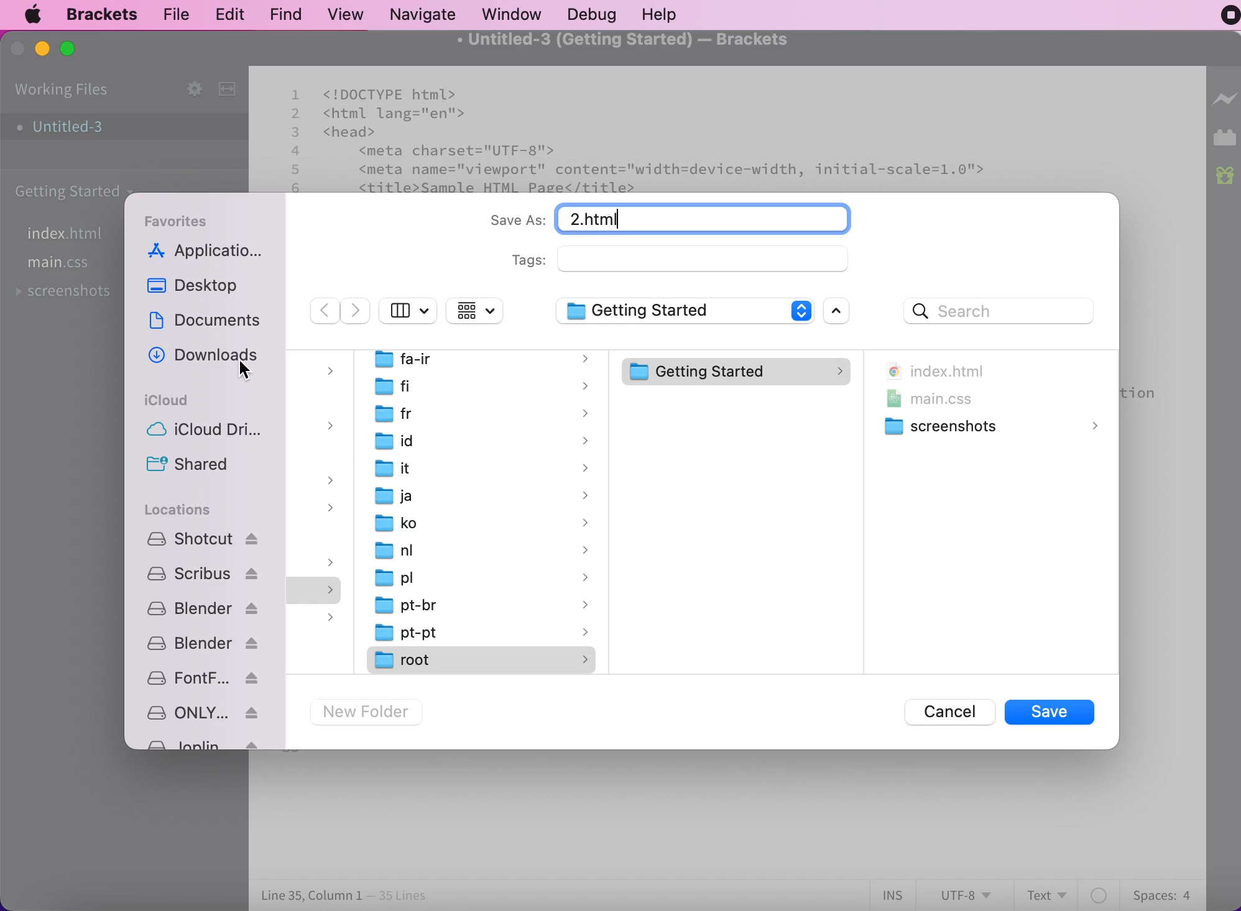 Image resolution: width=1241 pixels, height=911 pixels. I want to click on window, so click(514, 13).